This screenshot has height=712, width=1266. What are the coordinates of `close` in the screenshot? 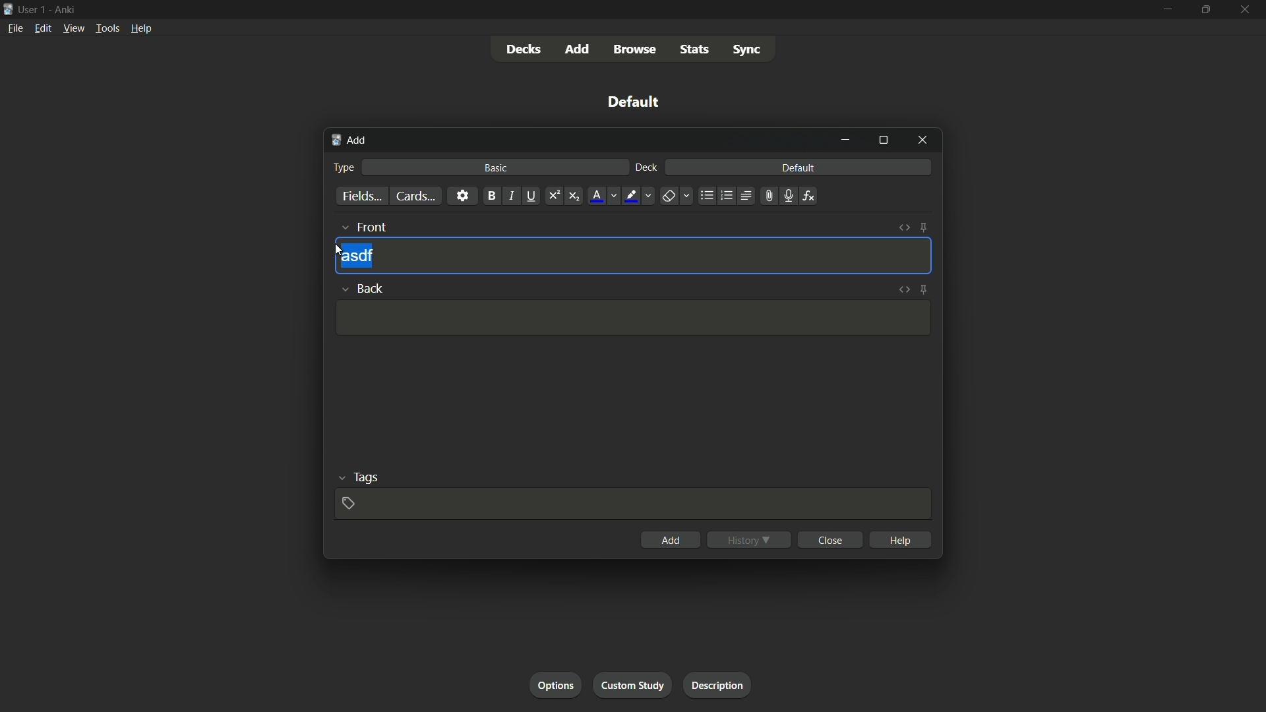 It's located at (1244, 9).